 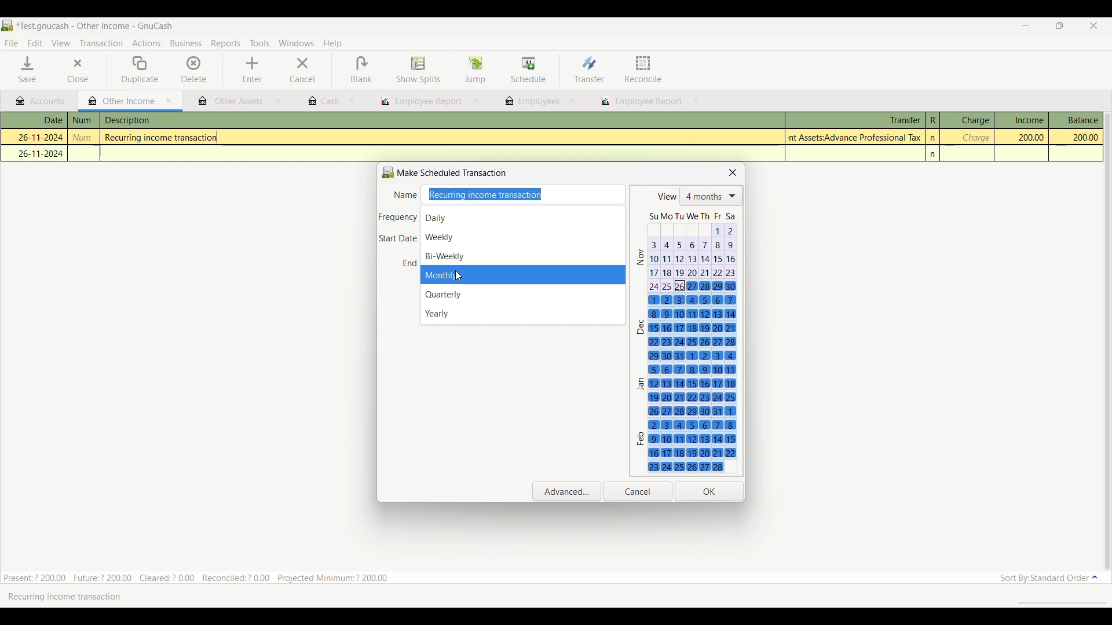 I want to click on Recurring income transaction, so click(x=166, y=138).